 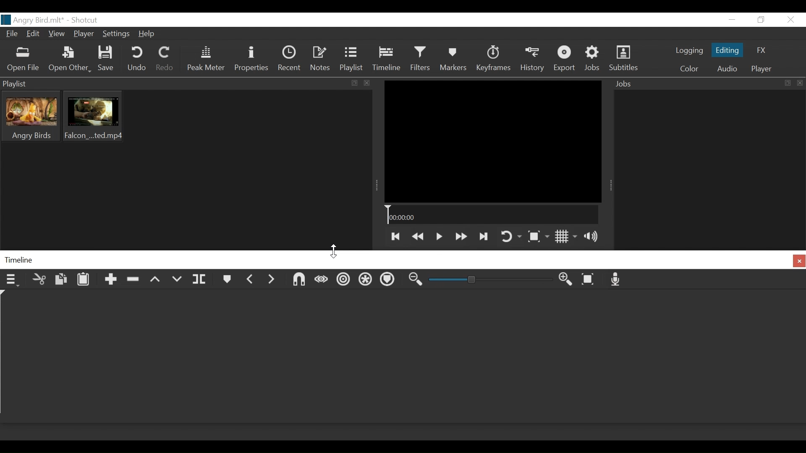 I want to click on Cursor, so click(x=336, y=250).